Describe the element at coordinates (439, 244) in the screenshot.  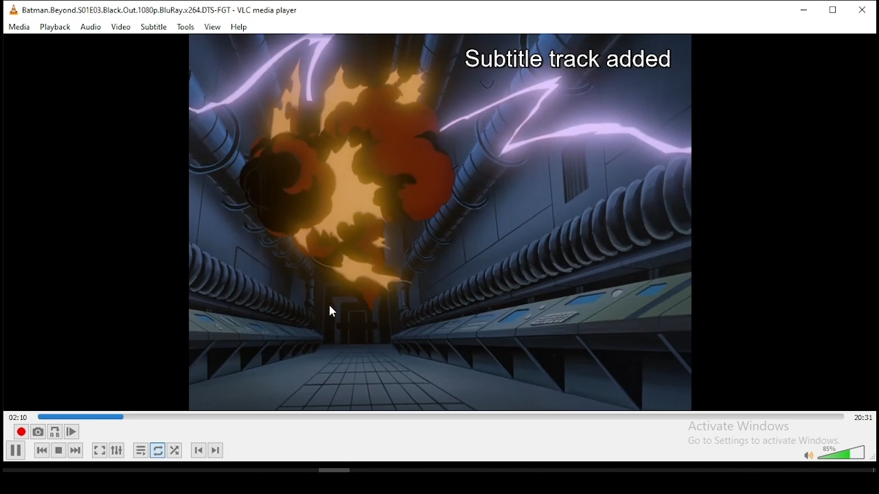
I see `video preview` at that location.